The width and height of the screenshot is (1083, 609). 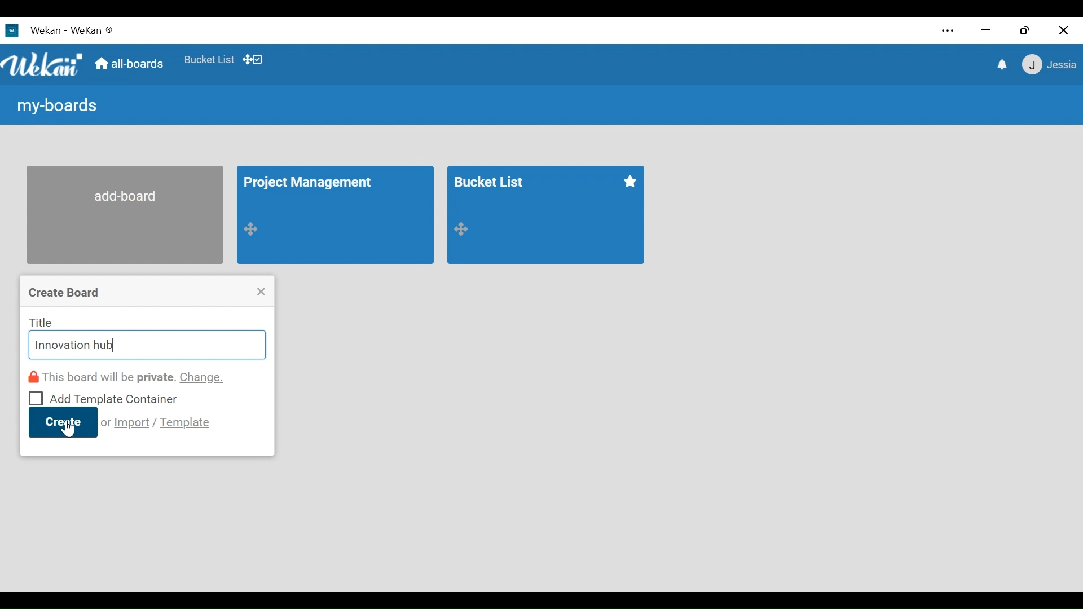 I want to click on Create, so click(x=63, y=422).